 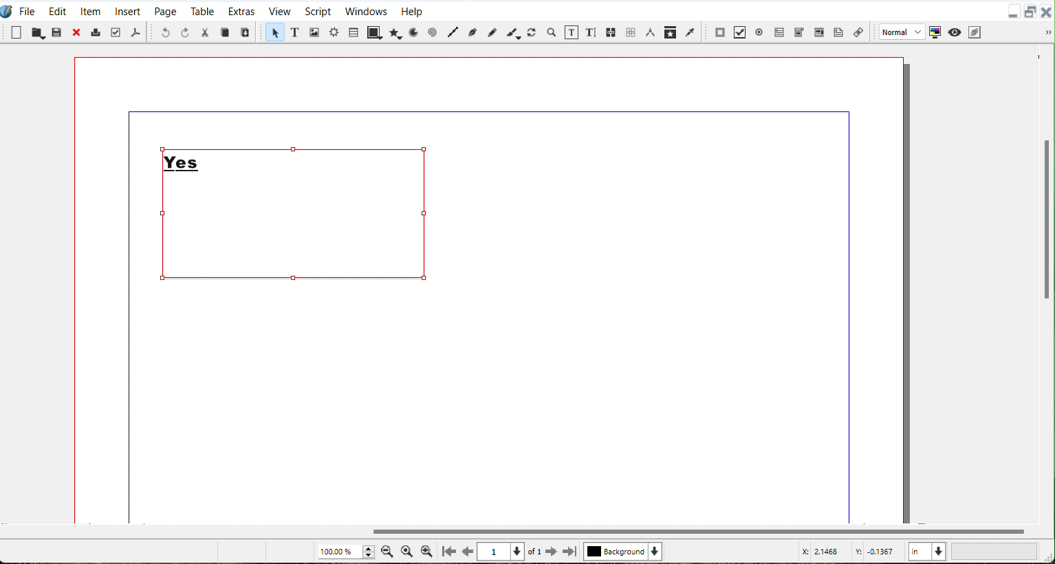 What do you see at coordinates (320, 149) in the screenshot?
I see `text frame` at bounding box center [320, 149].